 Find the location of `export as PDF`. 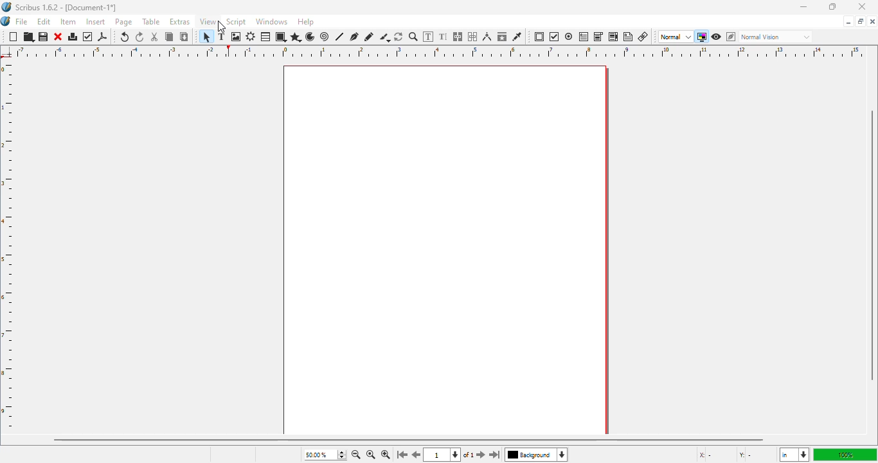

export as PDF is located at coordinates (103, 37).